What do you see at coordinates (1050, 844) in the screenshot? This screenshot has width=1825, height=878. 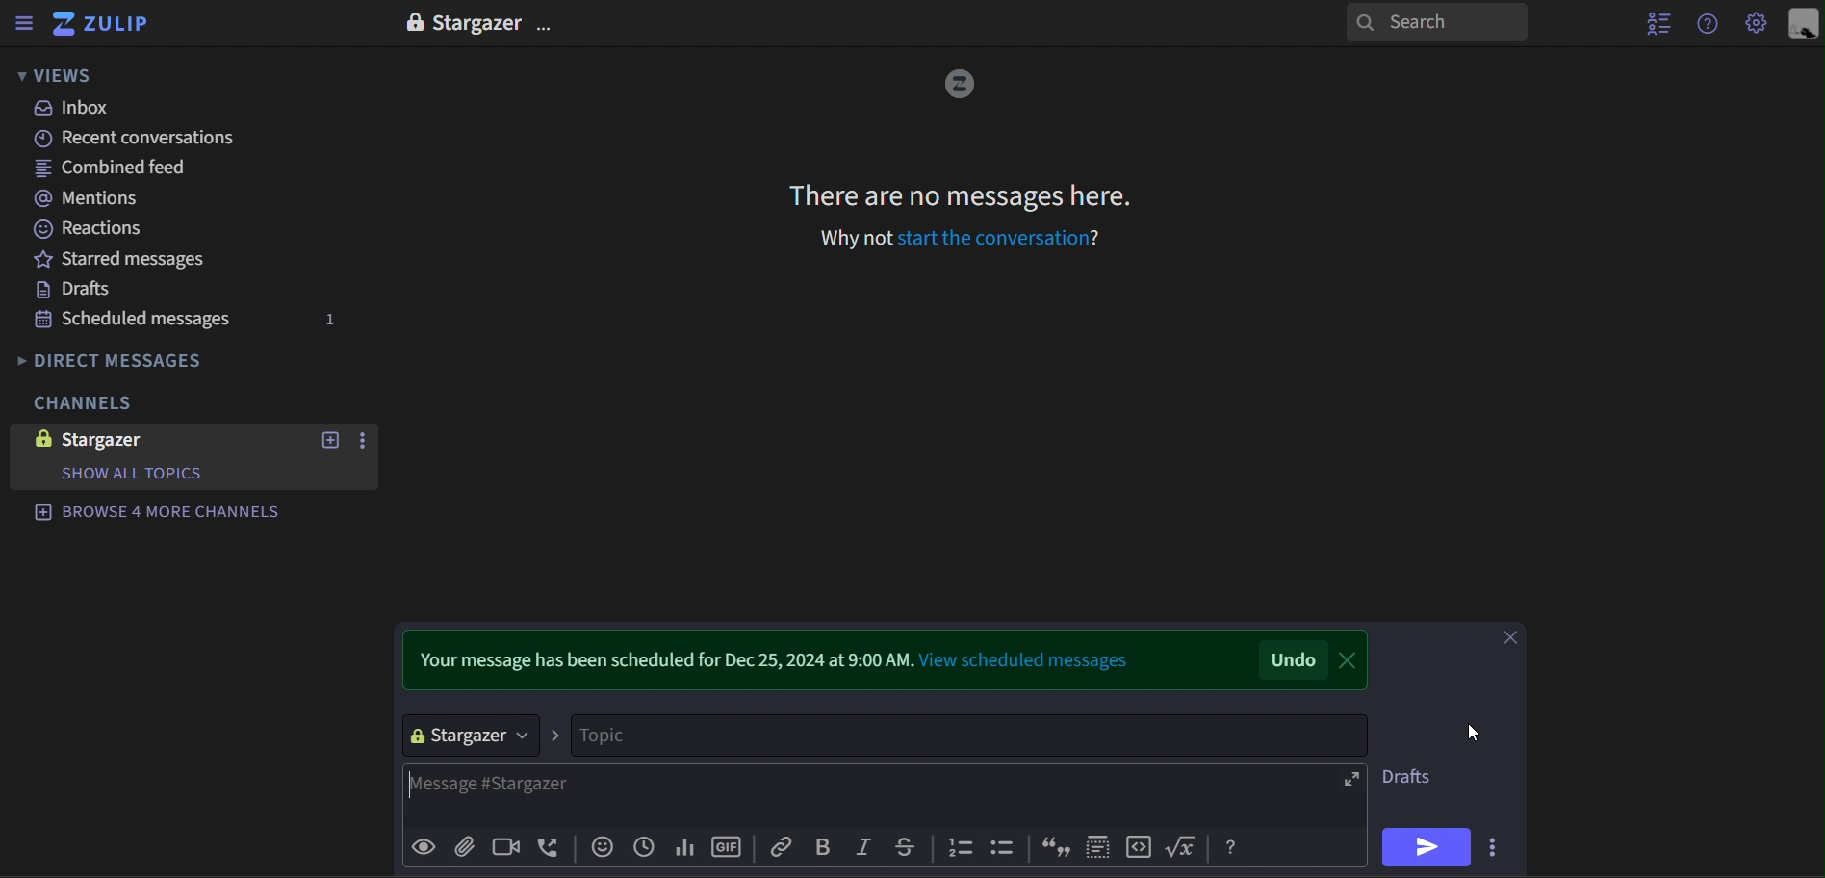 I see `inverted commas` at bounding box center [1050, 844].